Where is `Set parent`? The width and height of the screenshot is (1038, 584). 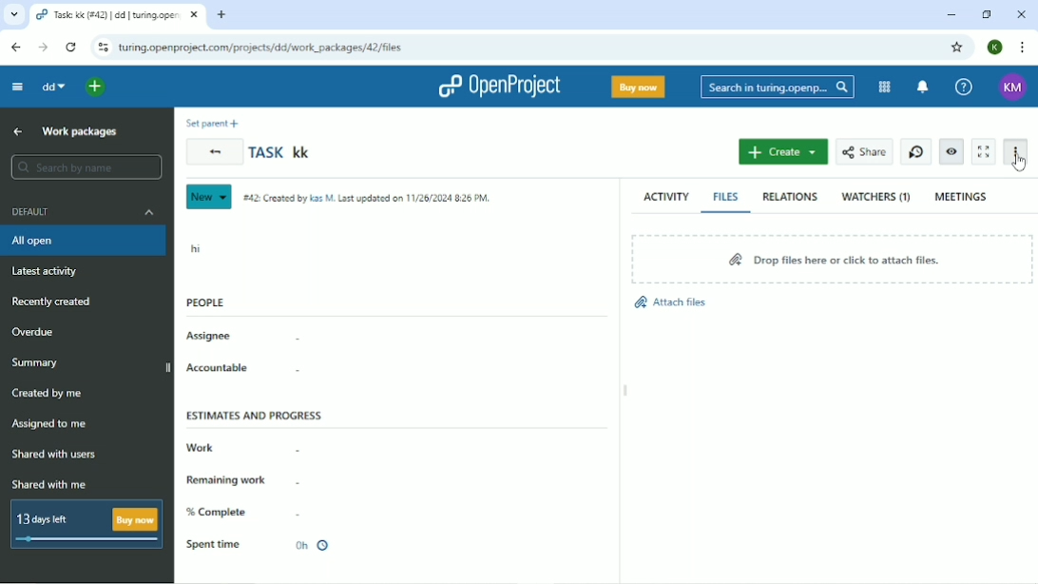 Set parent is located at coordinates (214, 122).